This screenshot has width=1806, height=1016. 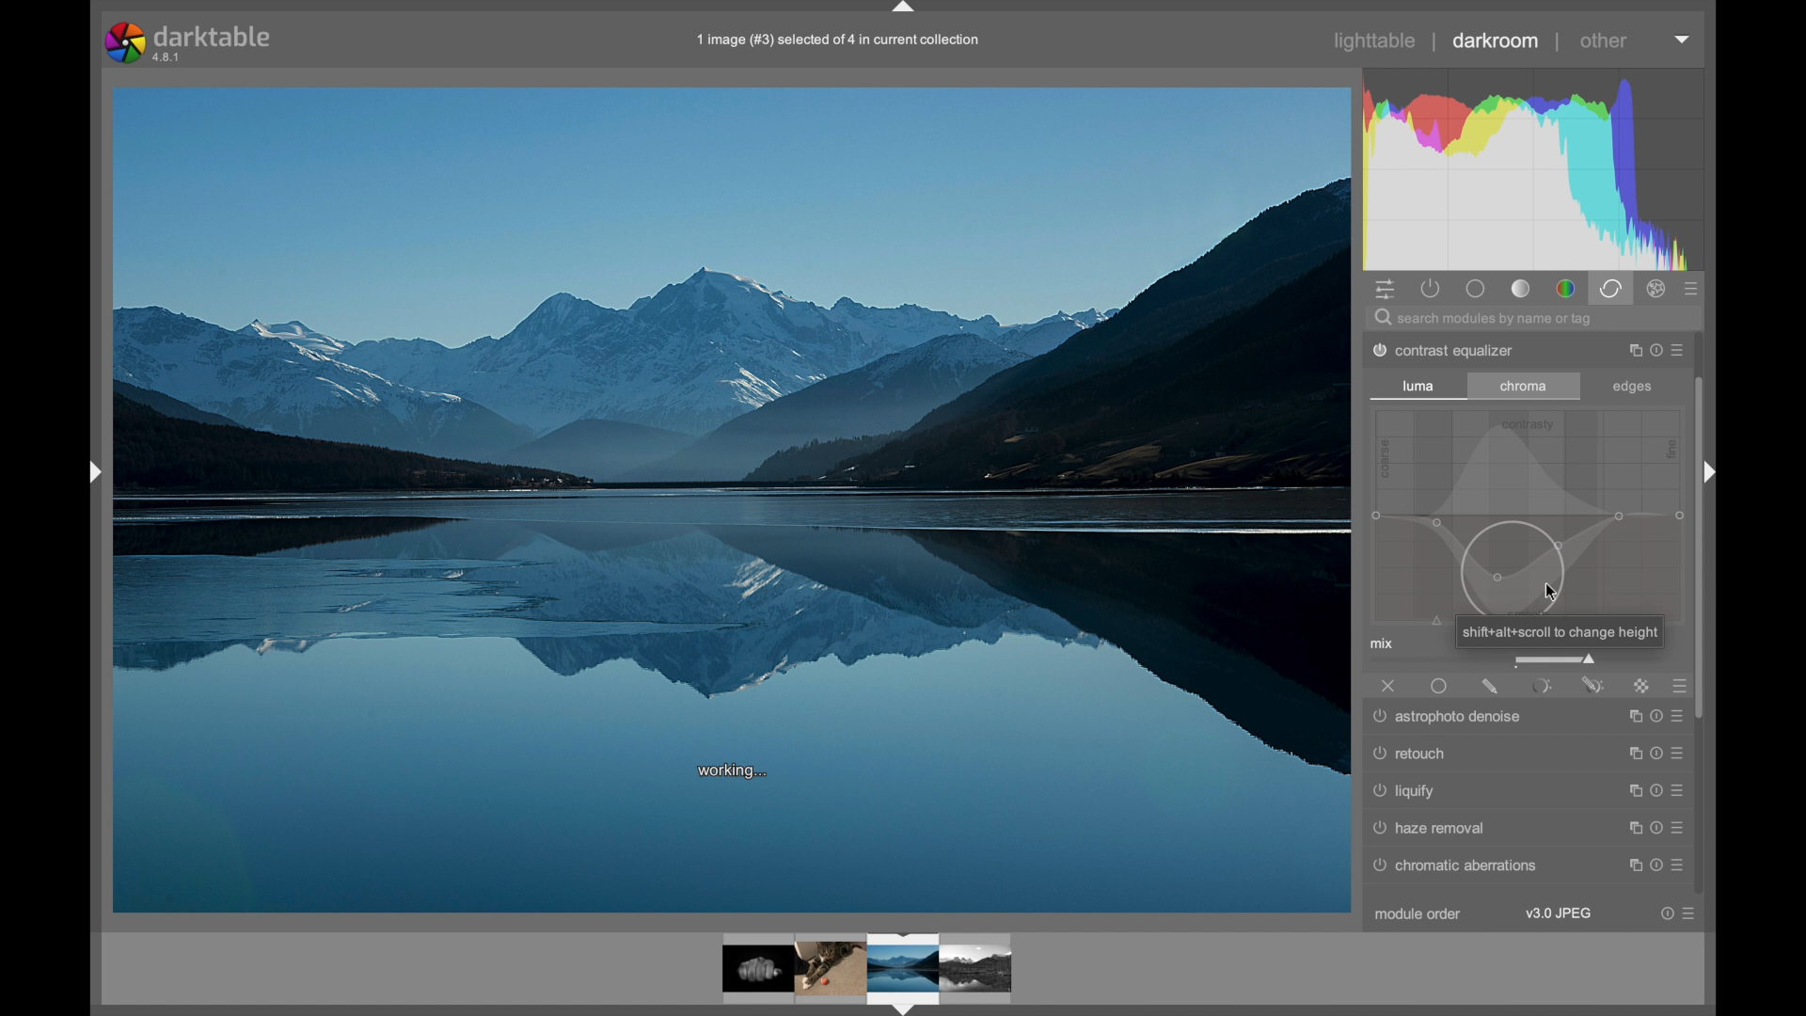 I want to click on histogram, so click(x=1536, y=167).